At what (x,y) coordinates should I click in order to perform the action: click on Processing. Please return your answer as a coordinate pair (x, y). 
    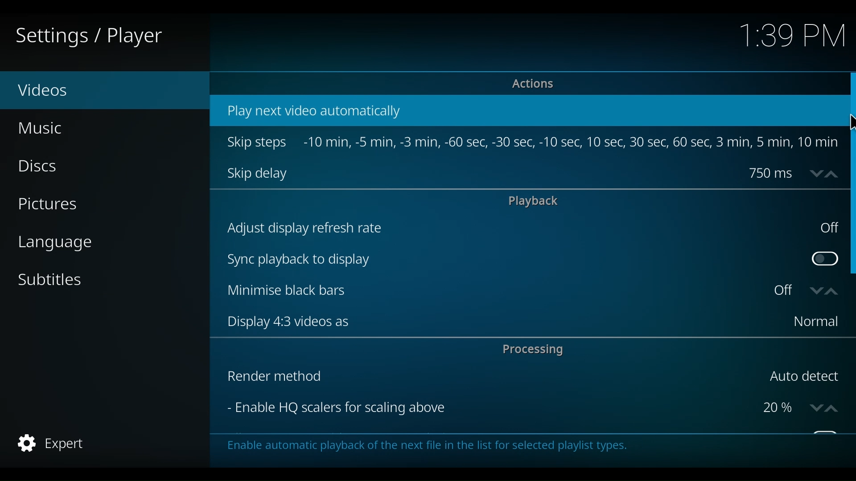
    Looking at the image, I should click on (537, 351).